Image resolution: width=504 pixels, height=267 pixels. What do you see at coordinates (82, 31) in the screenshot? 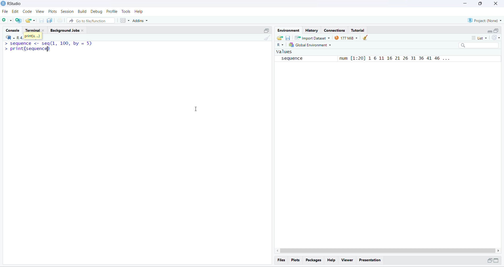
I see `close` at bounding box center [82, 31].